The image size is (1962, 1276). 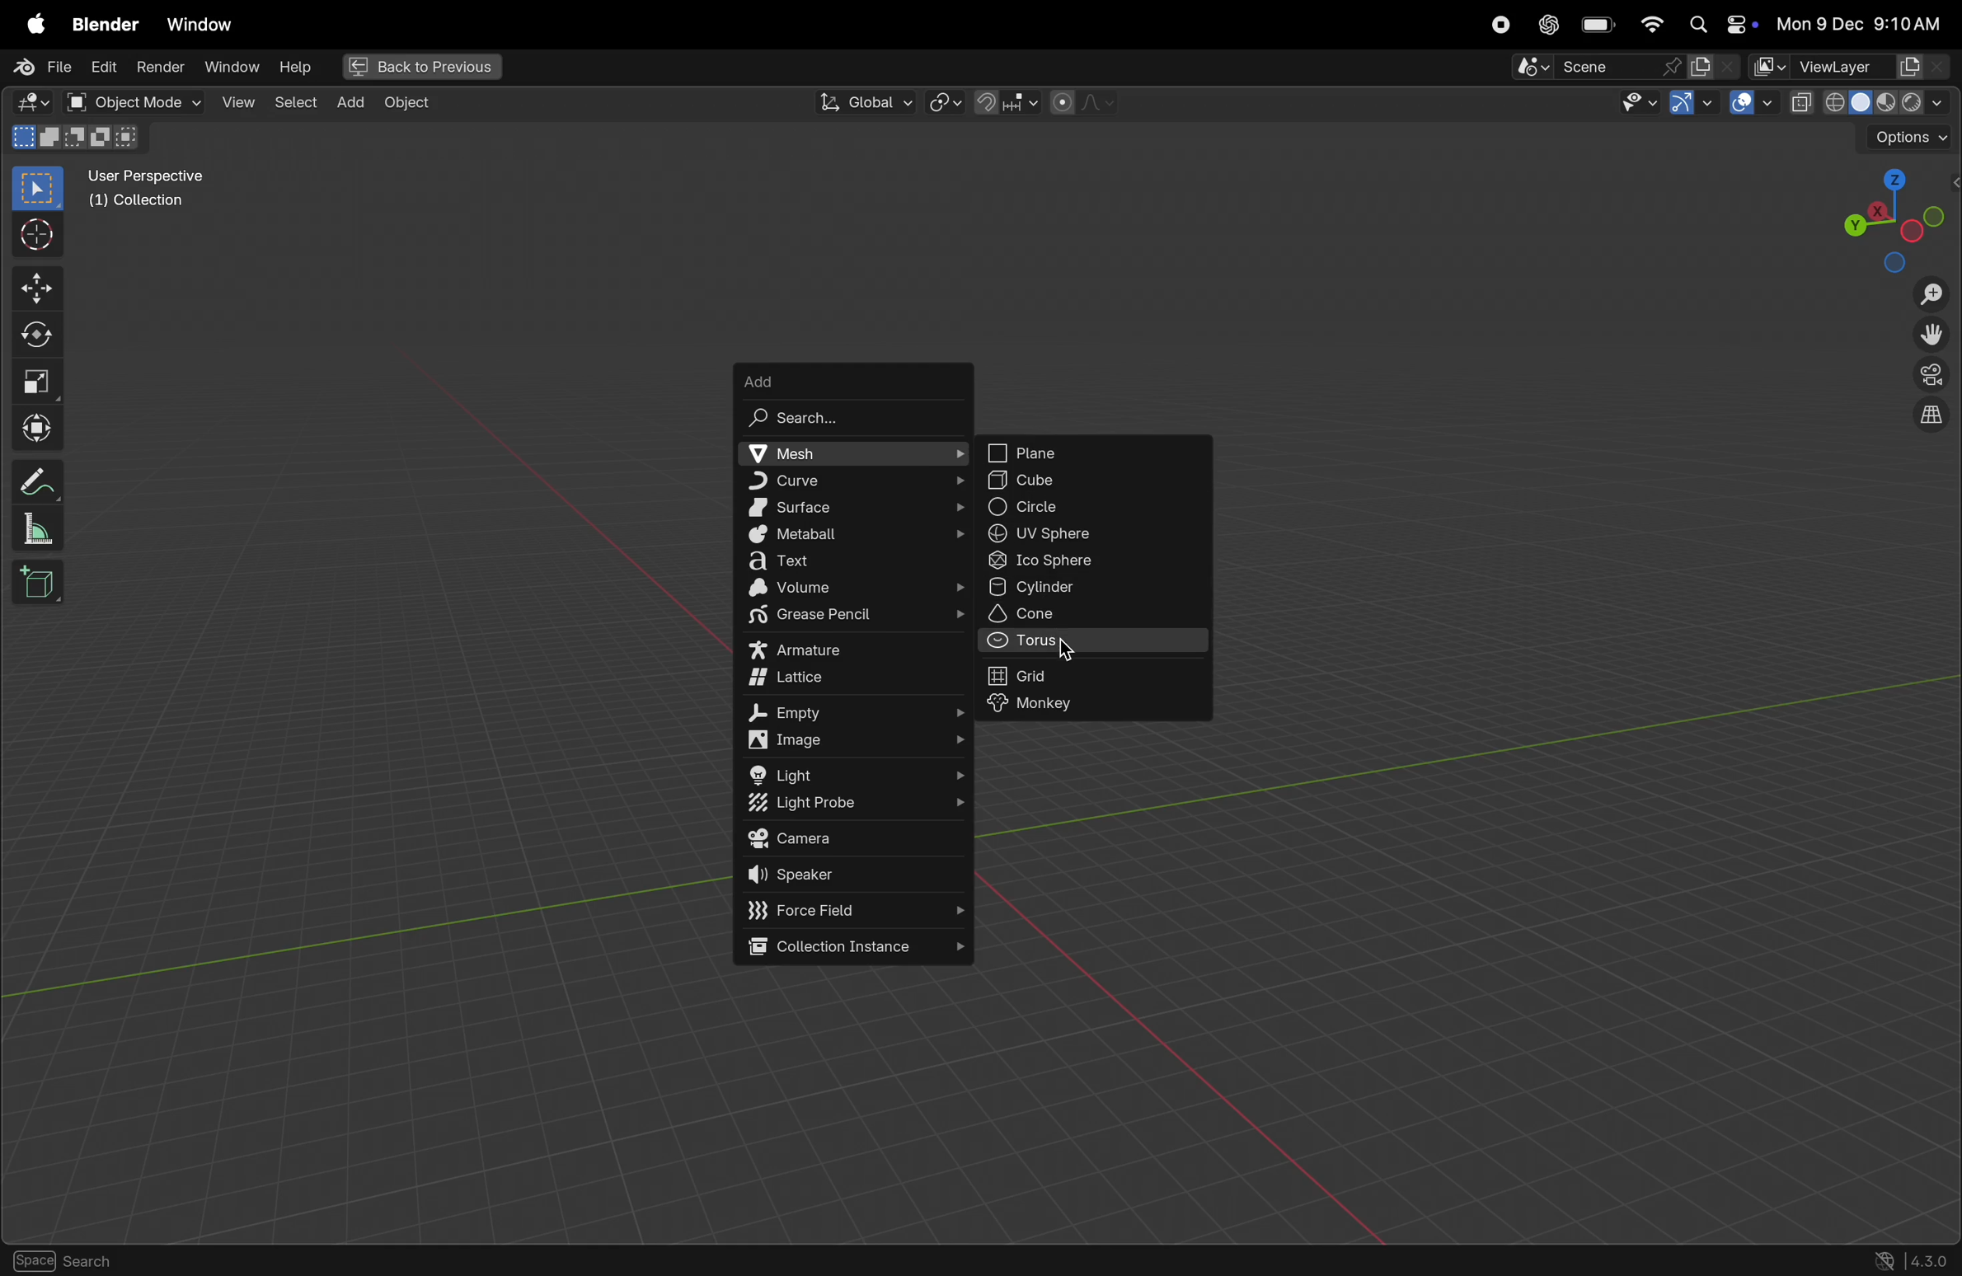 What do you see at coordinates (1909, 138) in the screenshot?
I see `options` at bounding box center [1909, 138].